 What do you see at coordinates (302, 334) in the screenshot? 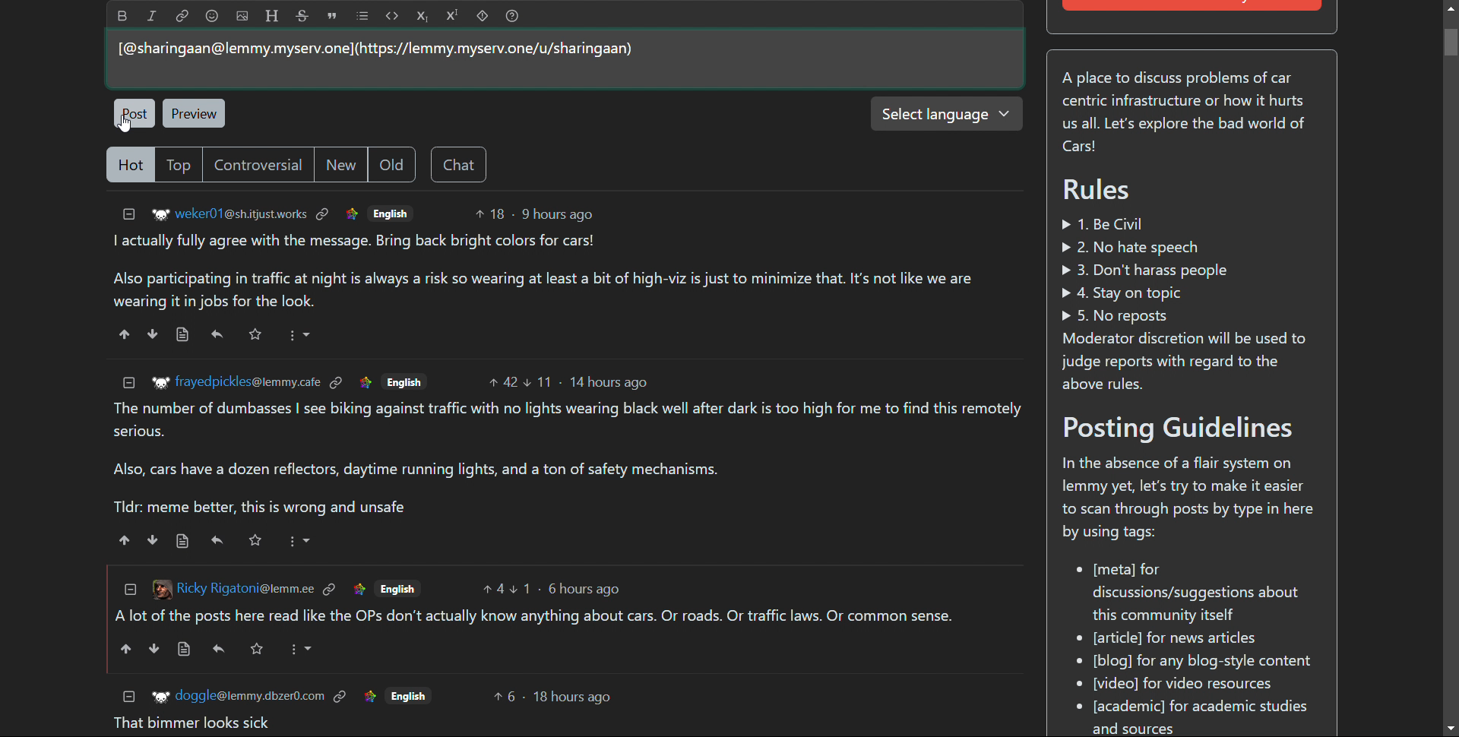
I see `More` at bounding box center [302, 334].